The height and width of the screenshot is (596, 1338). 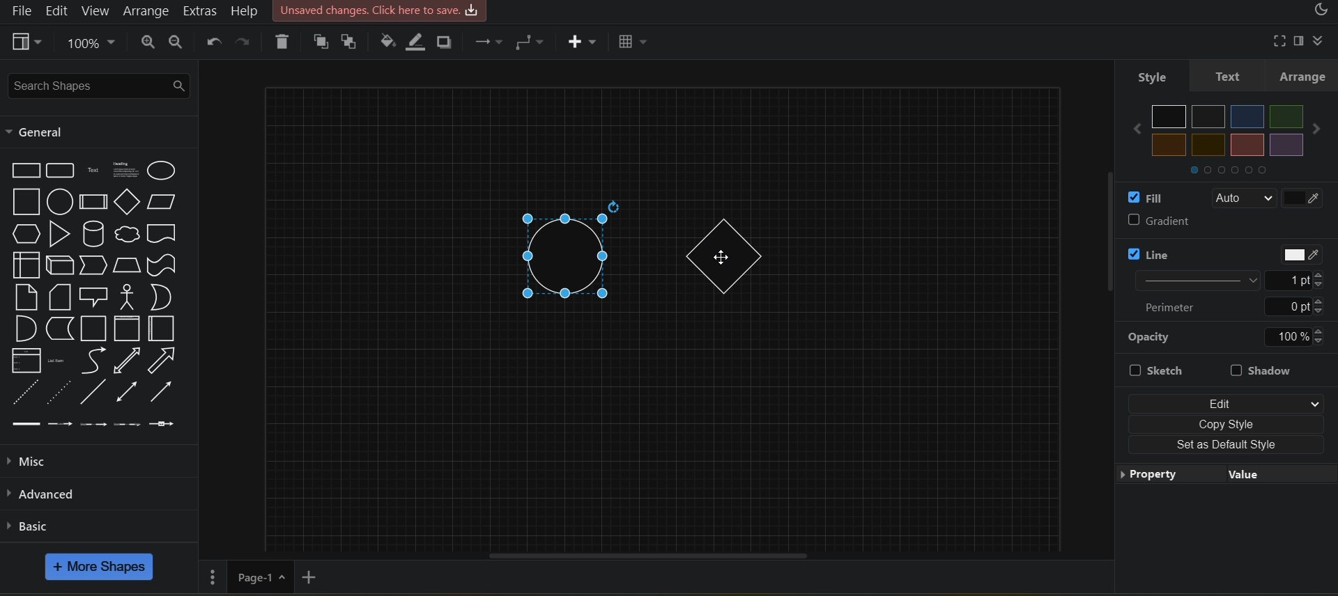 What do you see at coordinates (163, 170) in the screenshot?
I see `Ellipse` at bounding box center [163, 170].